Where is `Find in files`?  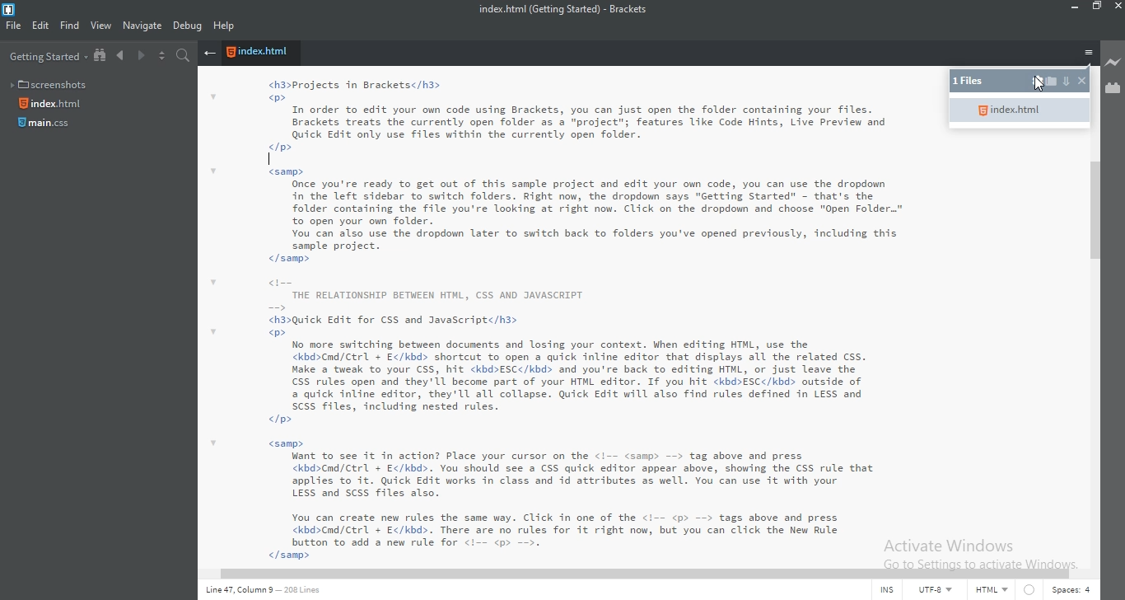
Find in files is located at coordinates (185, 57).